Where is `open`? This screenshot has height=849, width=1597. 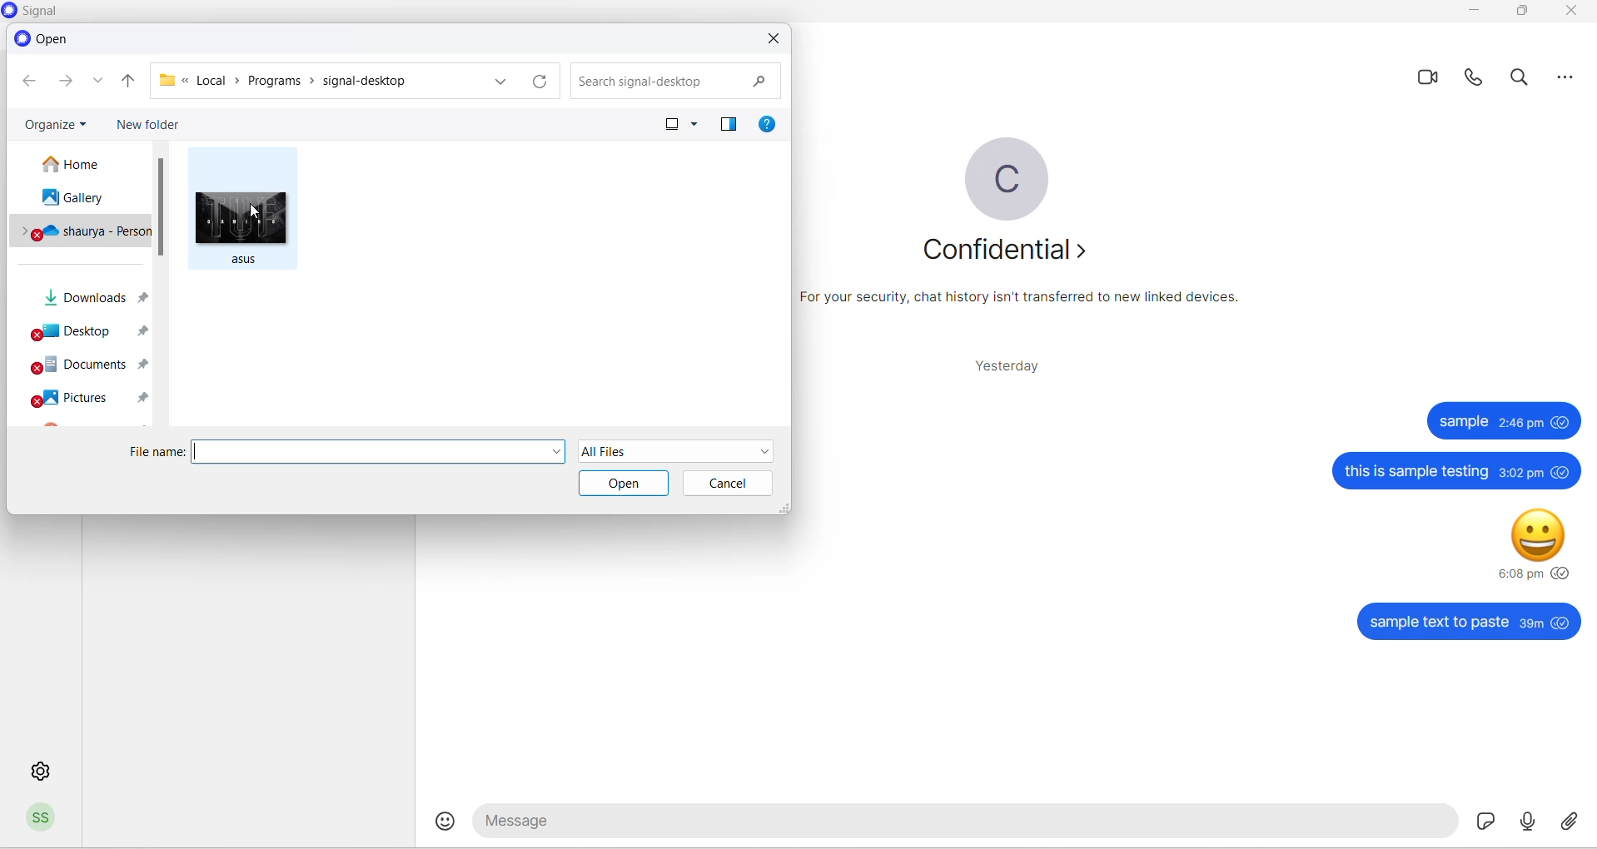 open is located at coordinates (625, 483).